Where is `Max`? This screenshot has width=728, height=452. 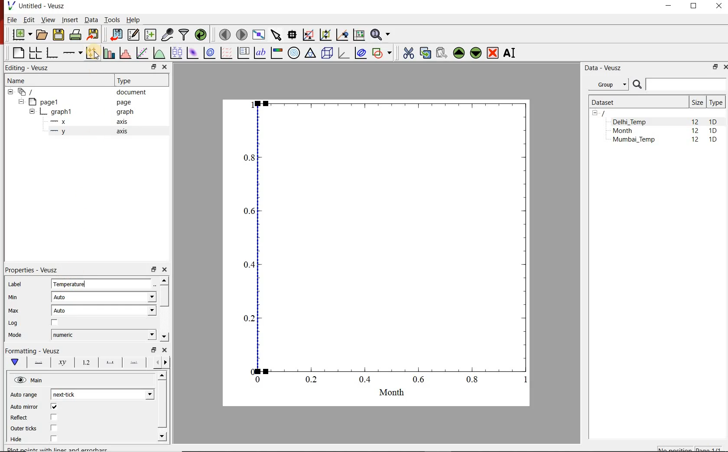
Max is located at coordinates (14, 310).